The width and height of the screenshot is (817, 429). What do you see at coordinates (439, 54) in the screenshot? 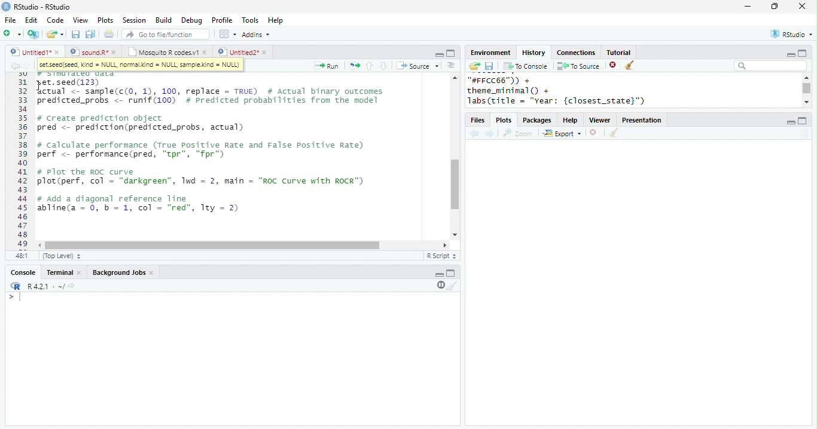
I see `minimize` at bounding box center [439, 54].